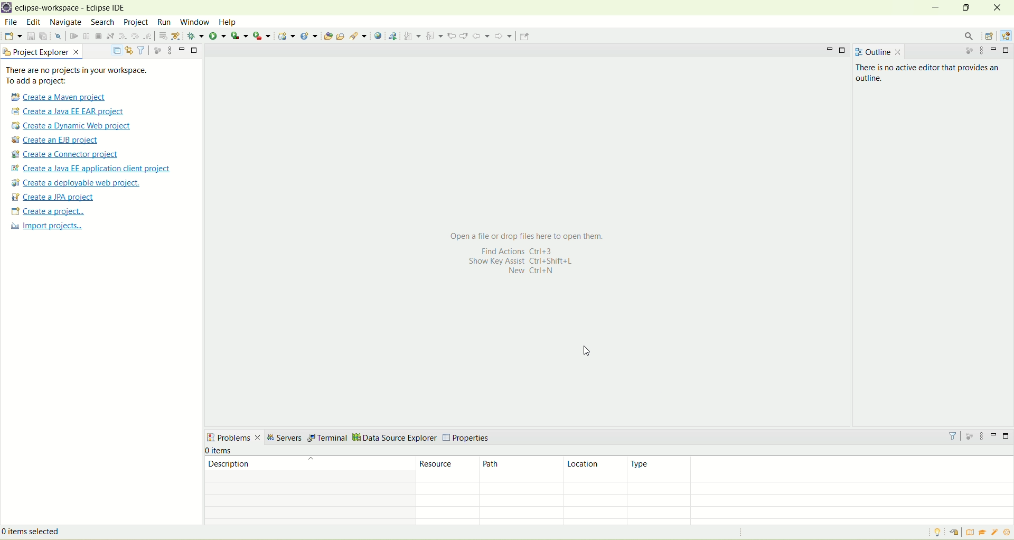  Describe the element at coordinates (454, 36) in the screenshot. I see `next annotation` at that location.